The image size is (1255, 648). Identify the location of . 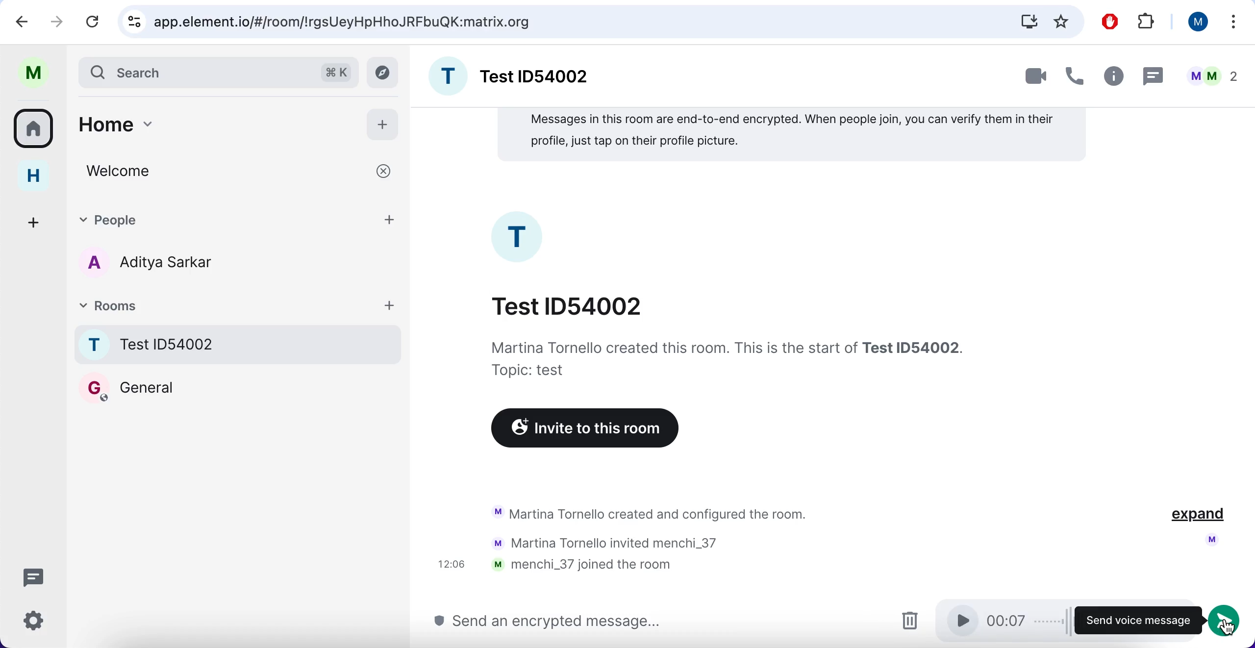
(1228, 619).